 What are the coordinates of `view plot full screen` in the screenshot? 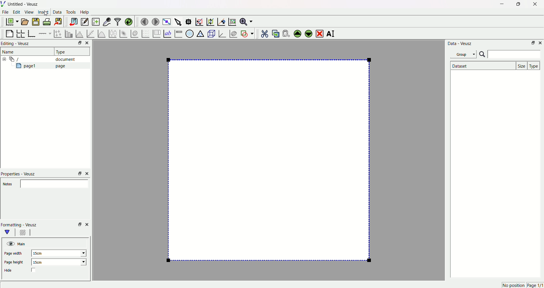 It's located at (167, 21).